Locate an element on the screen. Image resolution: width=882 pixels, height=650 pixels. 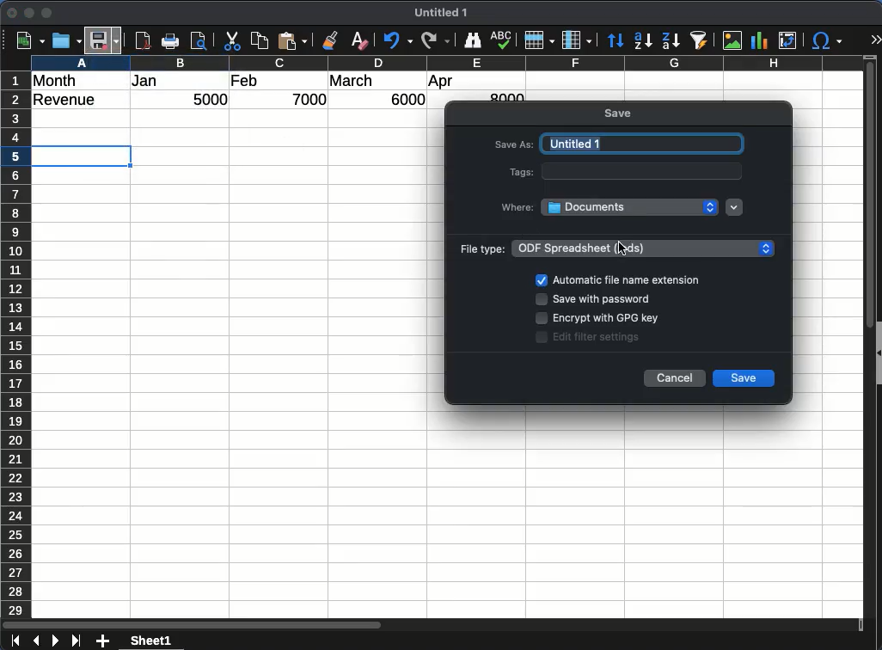
special characters is located at coordinates (827, 41).